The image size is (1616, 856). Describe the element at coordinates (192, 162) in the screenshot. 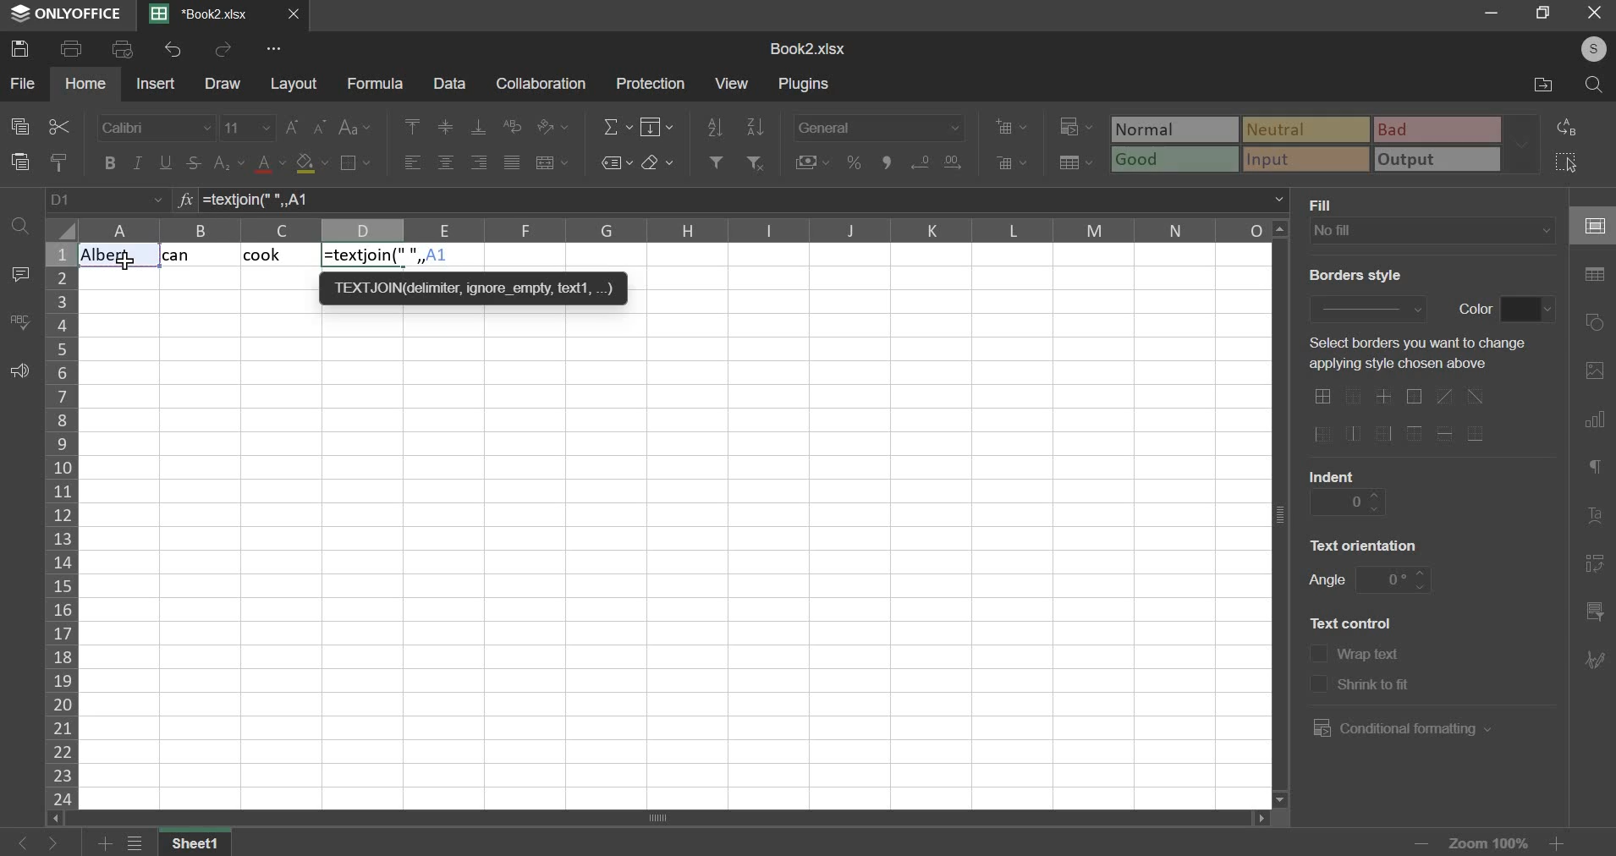

I see `strikethrough` at that location.